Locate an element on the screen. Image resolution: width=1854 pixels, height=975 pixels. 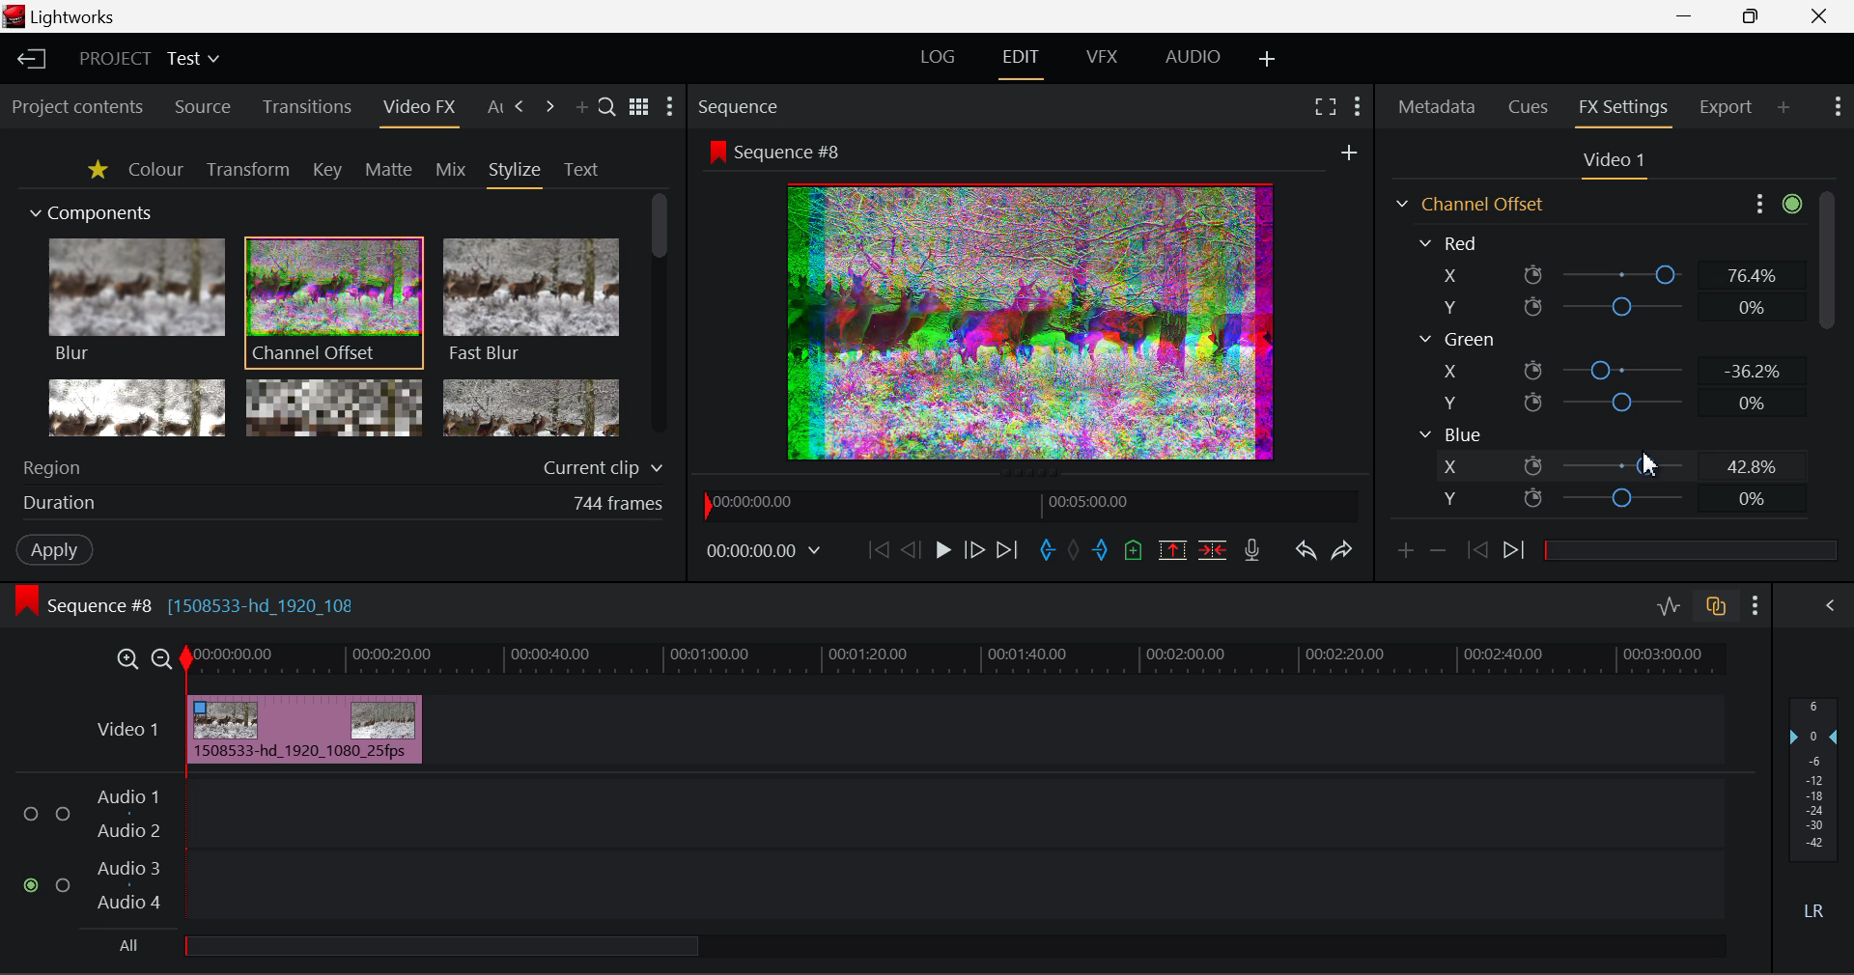
Undo is located at coordinates (1308, 553).